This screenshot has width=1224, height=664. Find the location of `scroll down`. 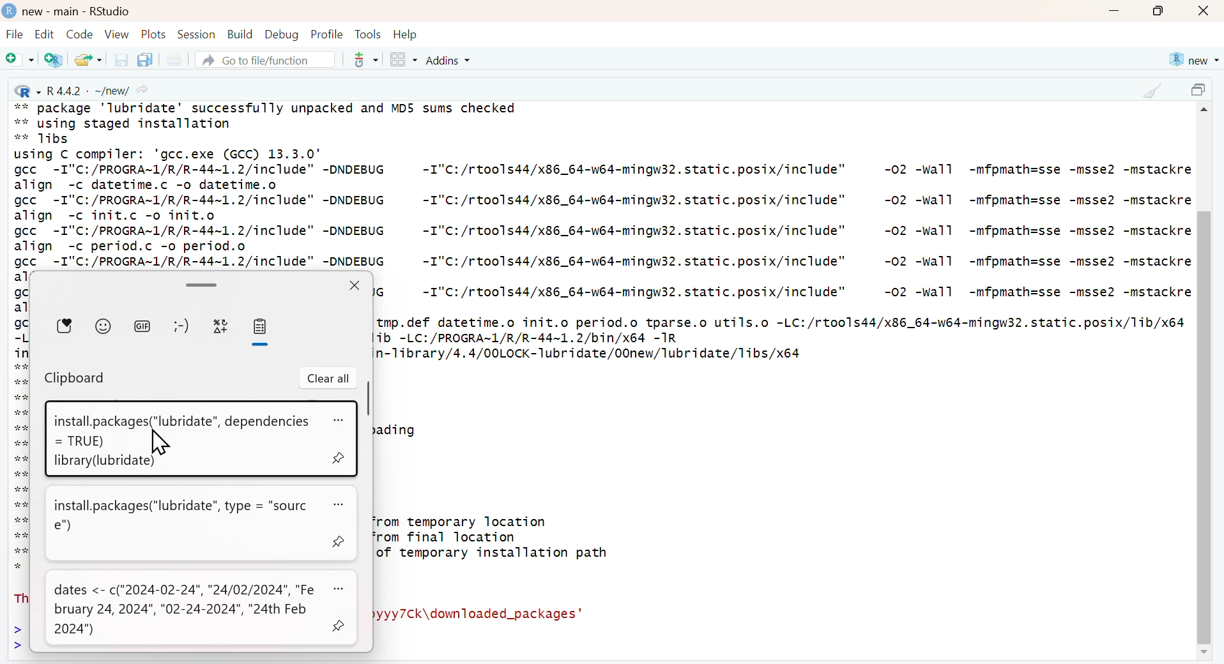

scroll down is located at coordinates (1202, 653).